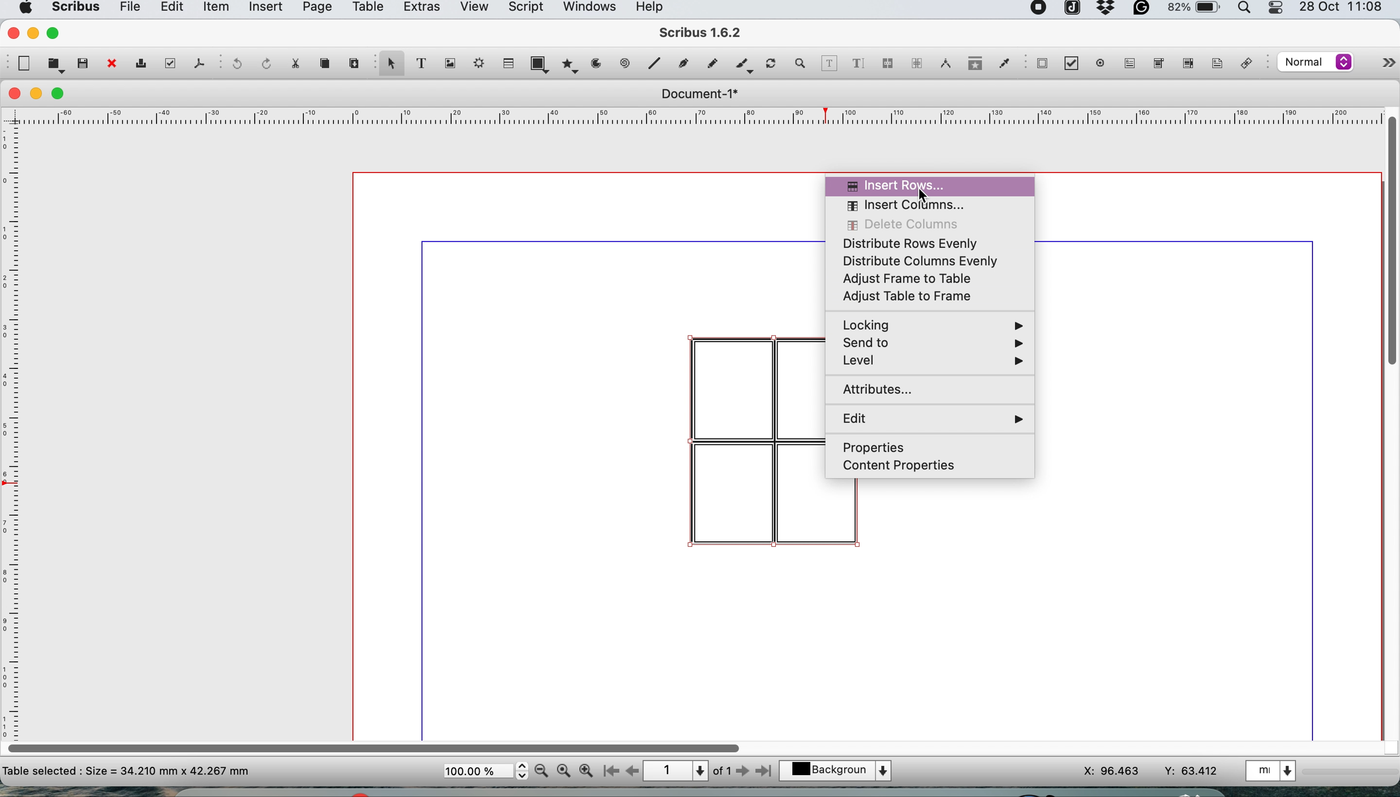 This screenshot has width=1400, height=797. Describe the element at coordinates (587, 771) in the screenshot. I see `zoom in` at that location.